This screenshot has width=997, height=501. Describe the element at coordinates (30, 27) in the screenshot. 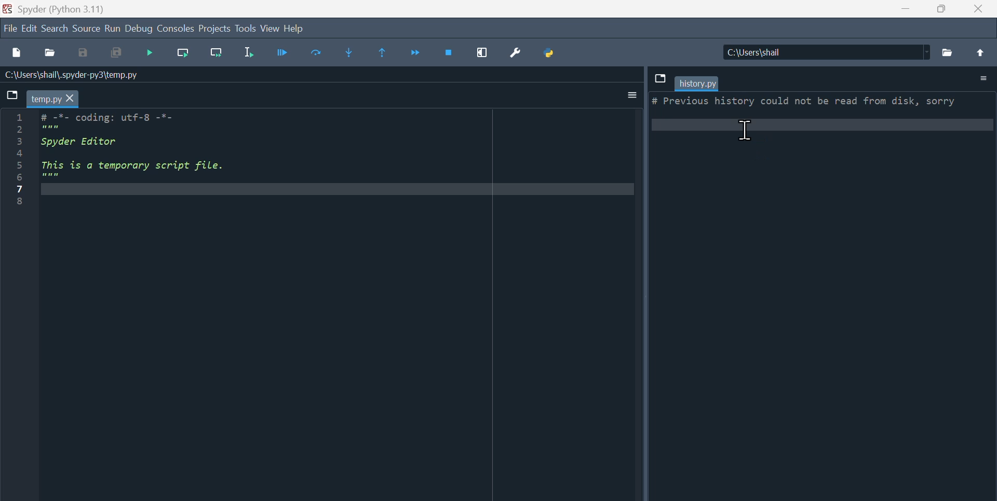

I see `Edit` at that location.